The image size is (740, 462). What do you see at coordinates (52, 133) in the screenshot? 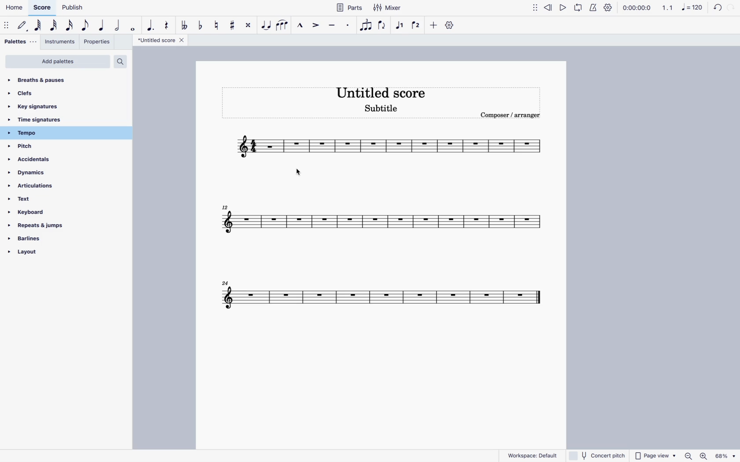
I see `tempo` at bounding box center [52, 133].